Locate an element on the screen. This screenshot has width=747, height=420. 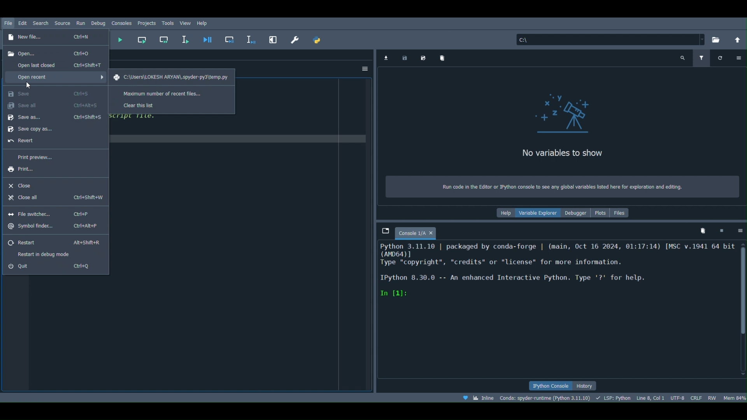
Open recent is located at coordinates (56, 77).